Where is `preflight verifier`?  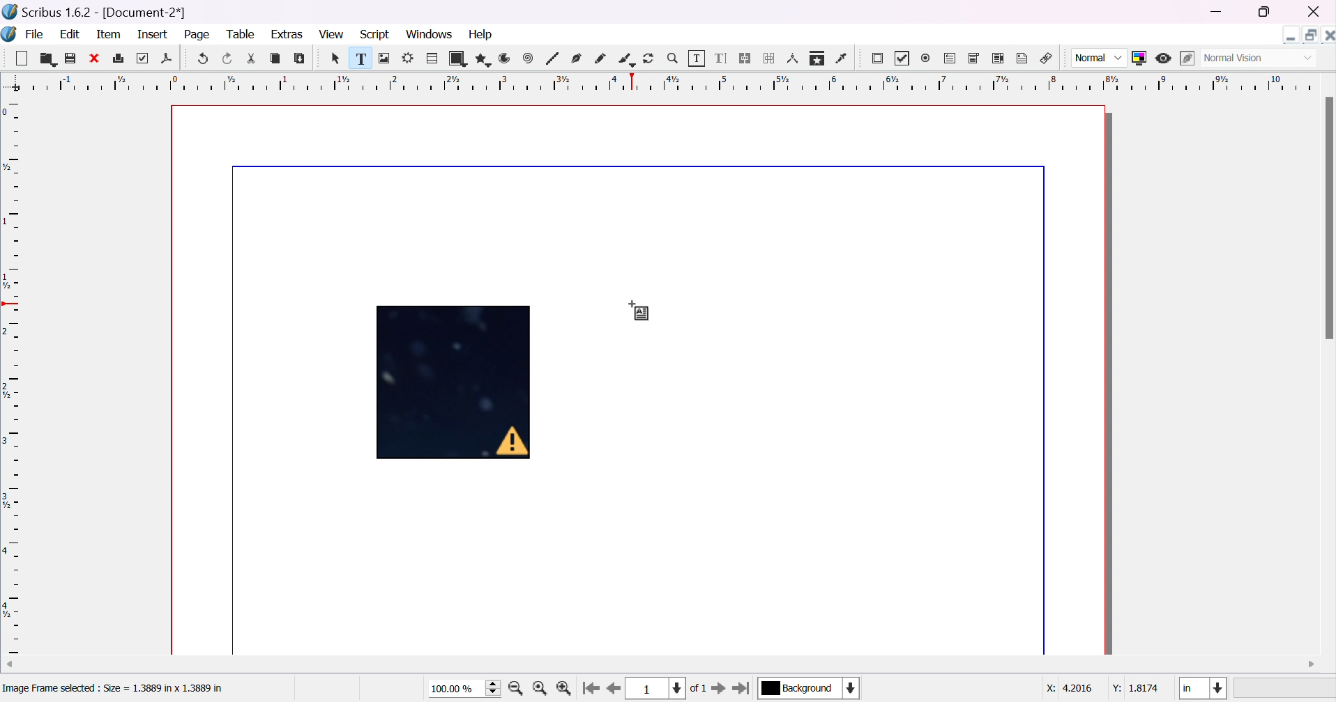 preflight verifier is located at coordinates (144, 58).